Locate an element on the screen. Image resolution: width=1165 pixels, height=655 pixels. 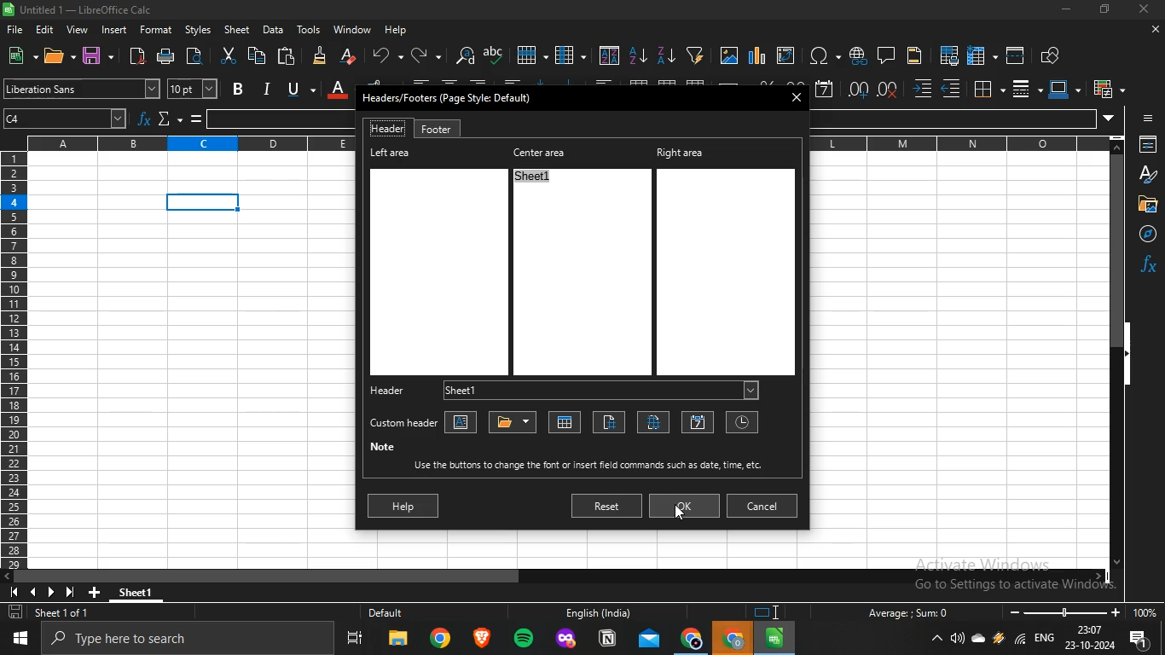
Untitled 1 — LibreOffice Calc is located at coordinates (80, 9).